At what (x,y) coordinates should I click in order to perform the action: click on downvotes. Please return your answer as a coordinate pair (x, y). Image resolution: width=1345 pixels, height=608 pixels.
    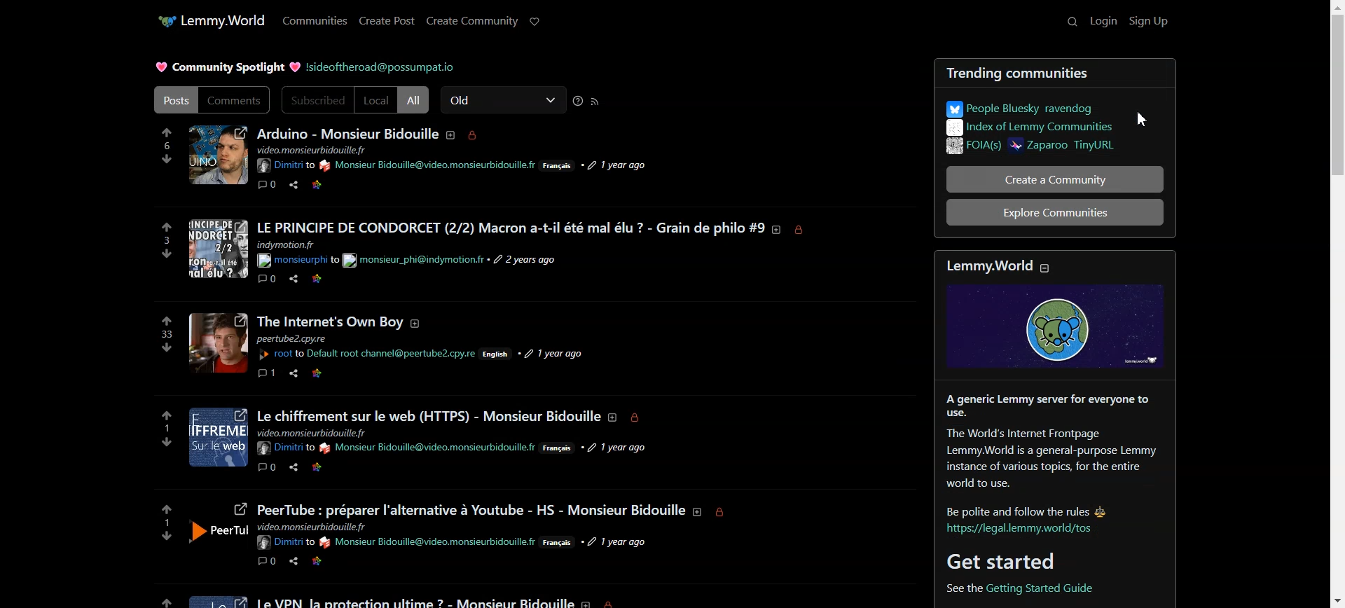
    Looking at the image, I should click on (161, 256).